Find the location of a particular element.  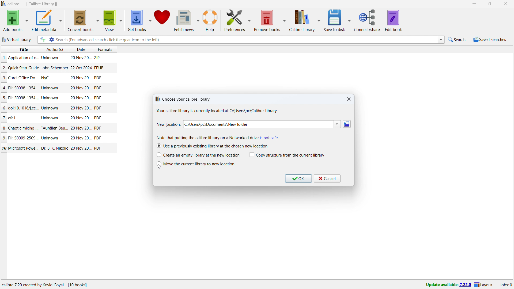

preferences options is located at coordinates (250, 20).